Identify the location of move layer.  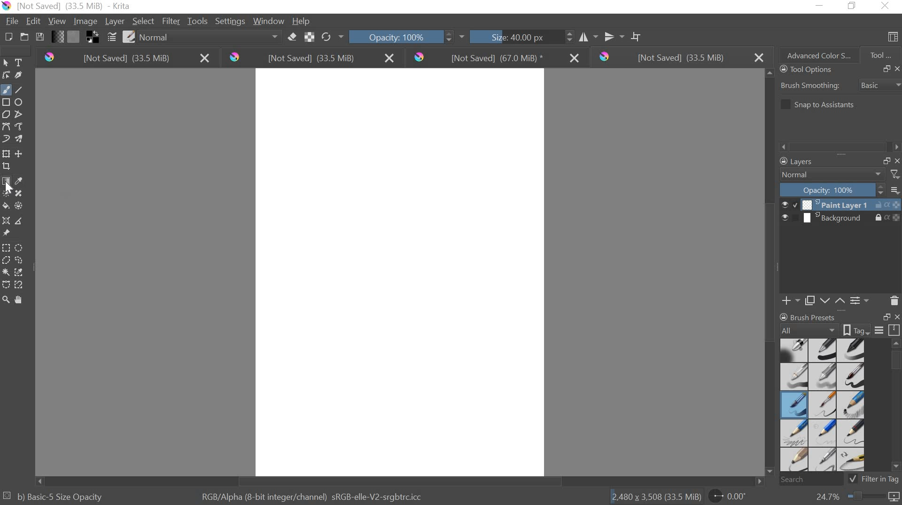
(20, 154).